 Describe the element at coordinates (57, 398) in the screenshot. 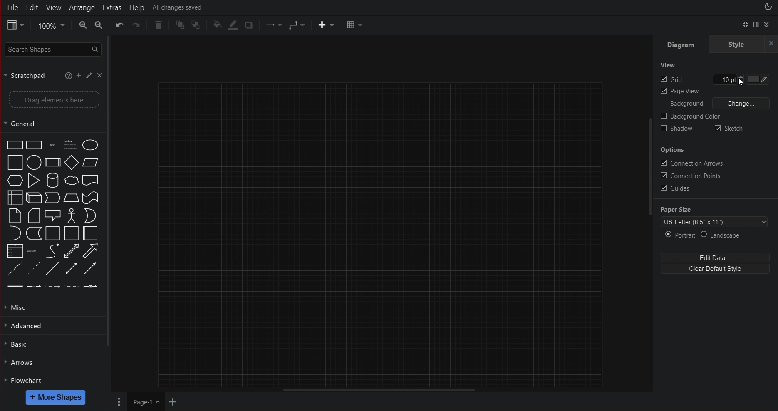

I see `More Shapes` at that location.